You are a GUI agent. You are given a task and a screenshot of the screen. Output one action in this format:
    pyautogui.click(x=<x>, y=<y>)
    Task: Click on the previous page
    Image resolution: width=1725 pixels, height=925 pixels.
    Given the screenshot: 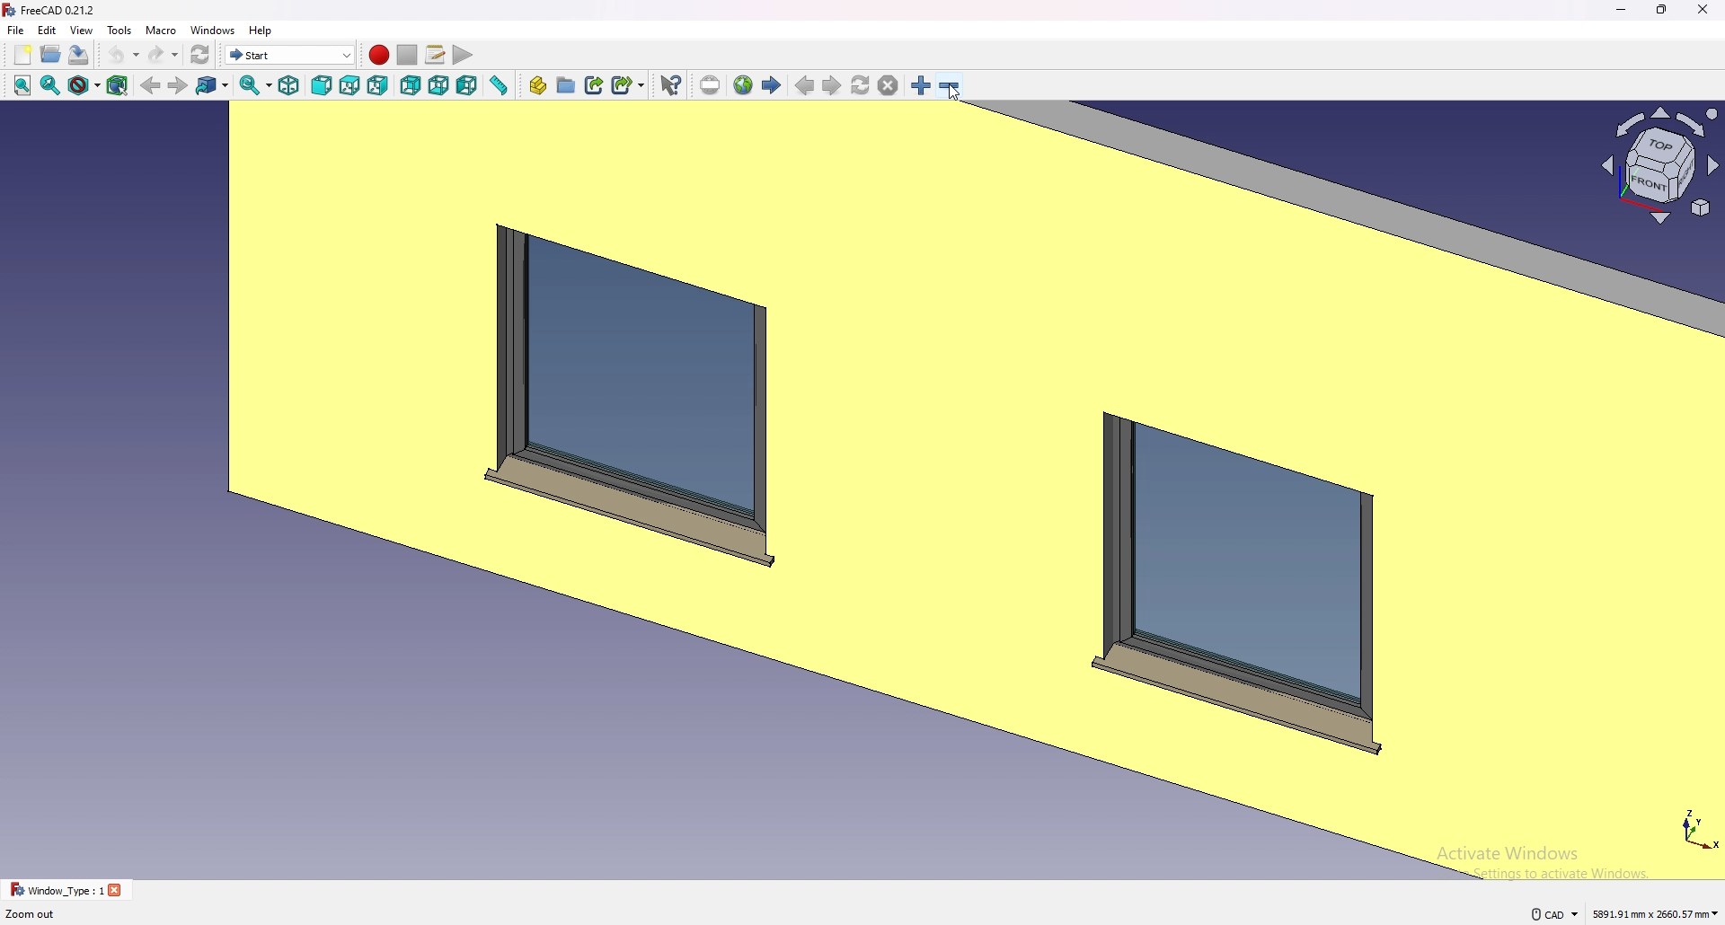 What is the action you would take?
    pyautogui.click(x=806, y=86)
    